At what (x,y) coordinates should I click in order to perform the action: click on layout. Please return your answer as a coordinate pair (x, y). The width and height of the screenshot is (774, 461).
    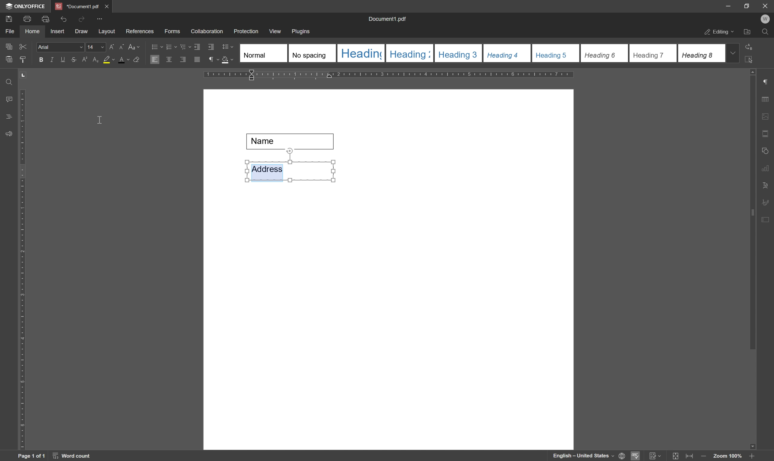
    Looking at the image, I should click on (106, 32).